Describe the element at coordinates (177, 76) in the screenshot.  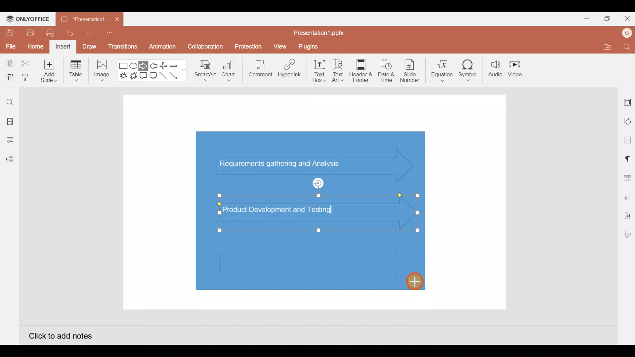
I see `Arrow` at that location.